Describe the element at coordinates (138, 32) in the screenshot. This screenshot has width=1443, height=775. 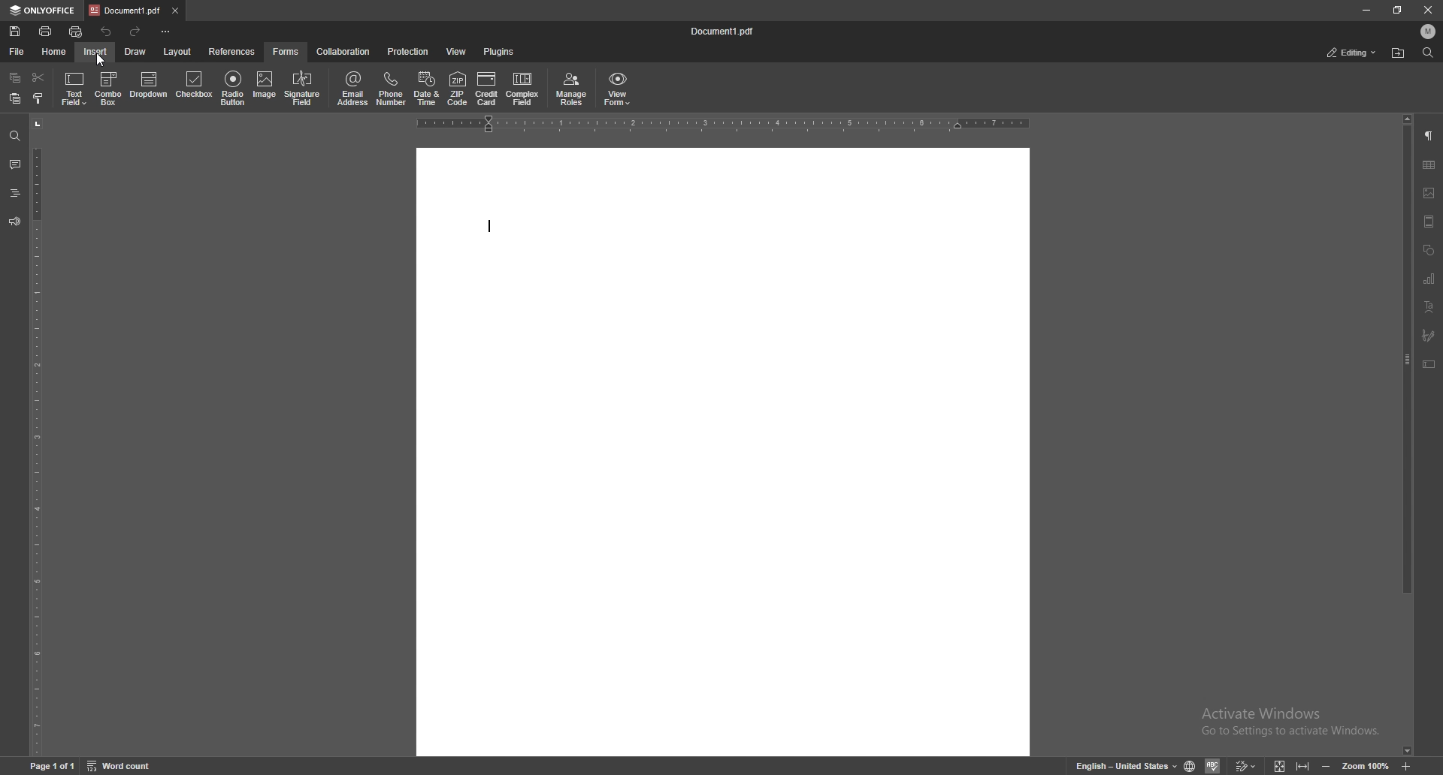
I see `redo` at that location.